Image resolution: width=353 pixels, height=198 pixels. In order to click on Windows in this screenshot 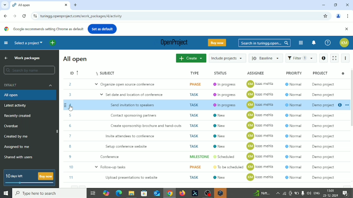, I will do `click(5, 193)`.